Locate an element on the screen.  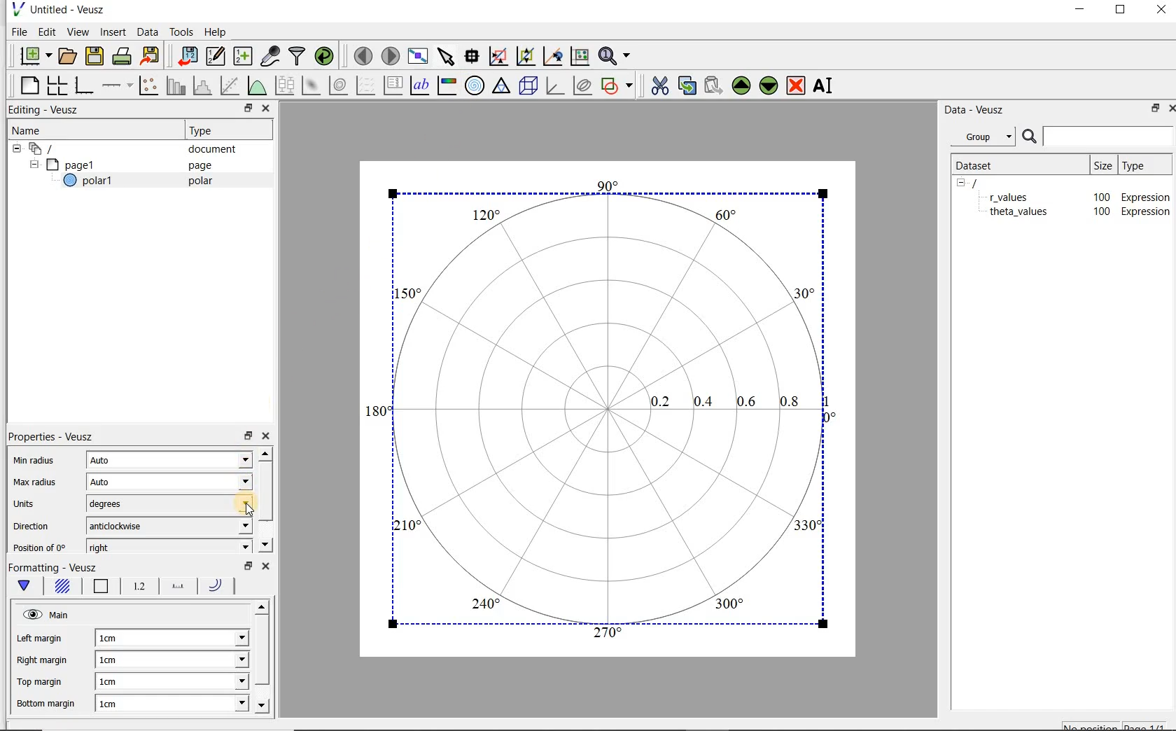
100 is located at coordinates (1100, 212).